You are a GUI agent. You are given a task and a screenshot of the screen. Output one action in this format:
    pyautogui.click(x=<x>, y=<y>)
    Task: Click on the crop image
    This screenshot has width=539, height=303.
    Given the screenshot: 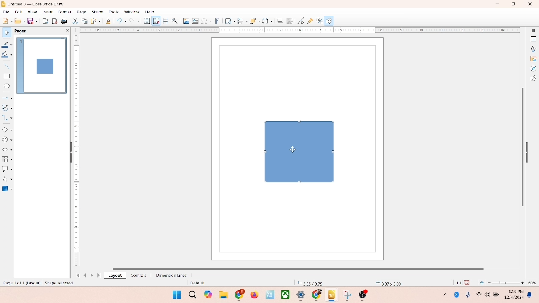 What is the action you would take?
    pyautogui.click(x=290, y=21)
    